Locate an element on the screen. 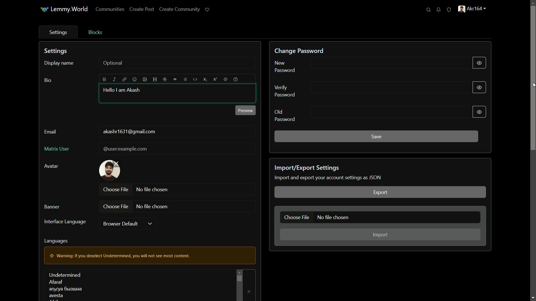  profile picture is located at coordinates (110, 170).